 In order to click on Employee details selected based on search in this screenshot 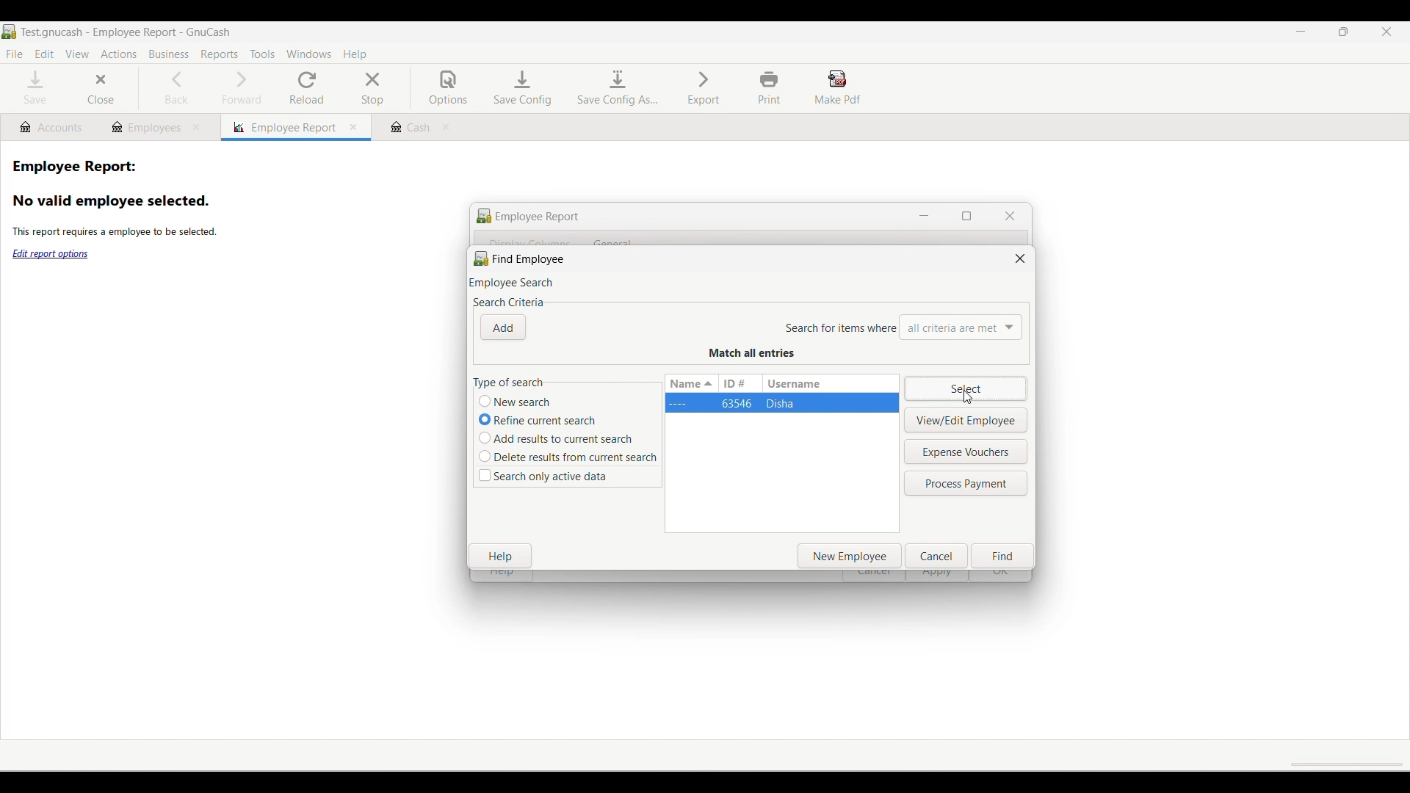, I will do `click(781, 402)`.